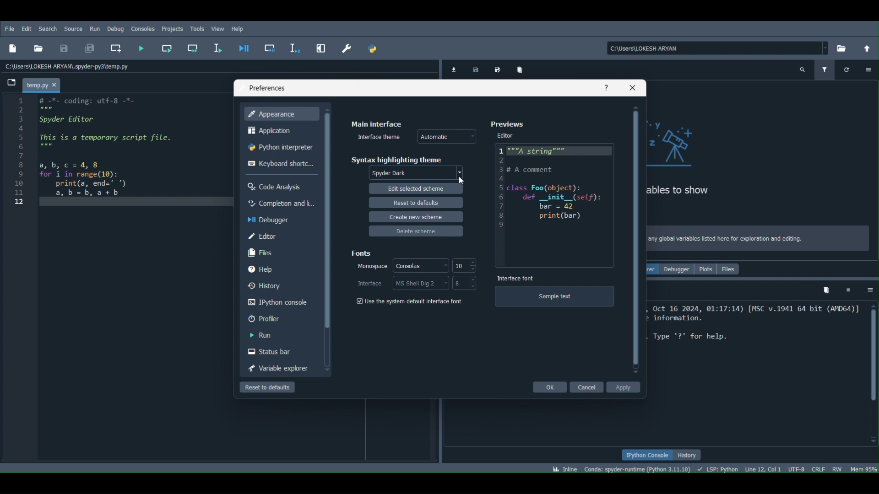 The width and height of the screenshot is (879, 494). Describe the element at coordinates (690, 454) in the screenshot. I see `History` at that location.